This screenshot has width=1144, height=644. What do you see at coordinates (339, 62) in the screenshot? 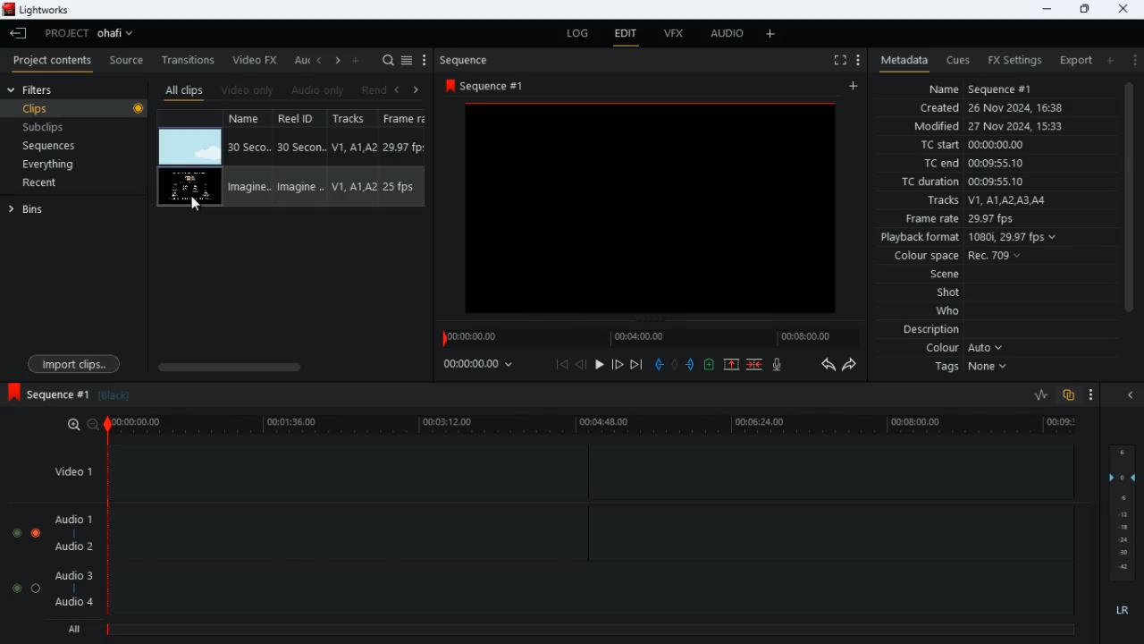
I see `right` at bounding box center [339, 62].